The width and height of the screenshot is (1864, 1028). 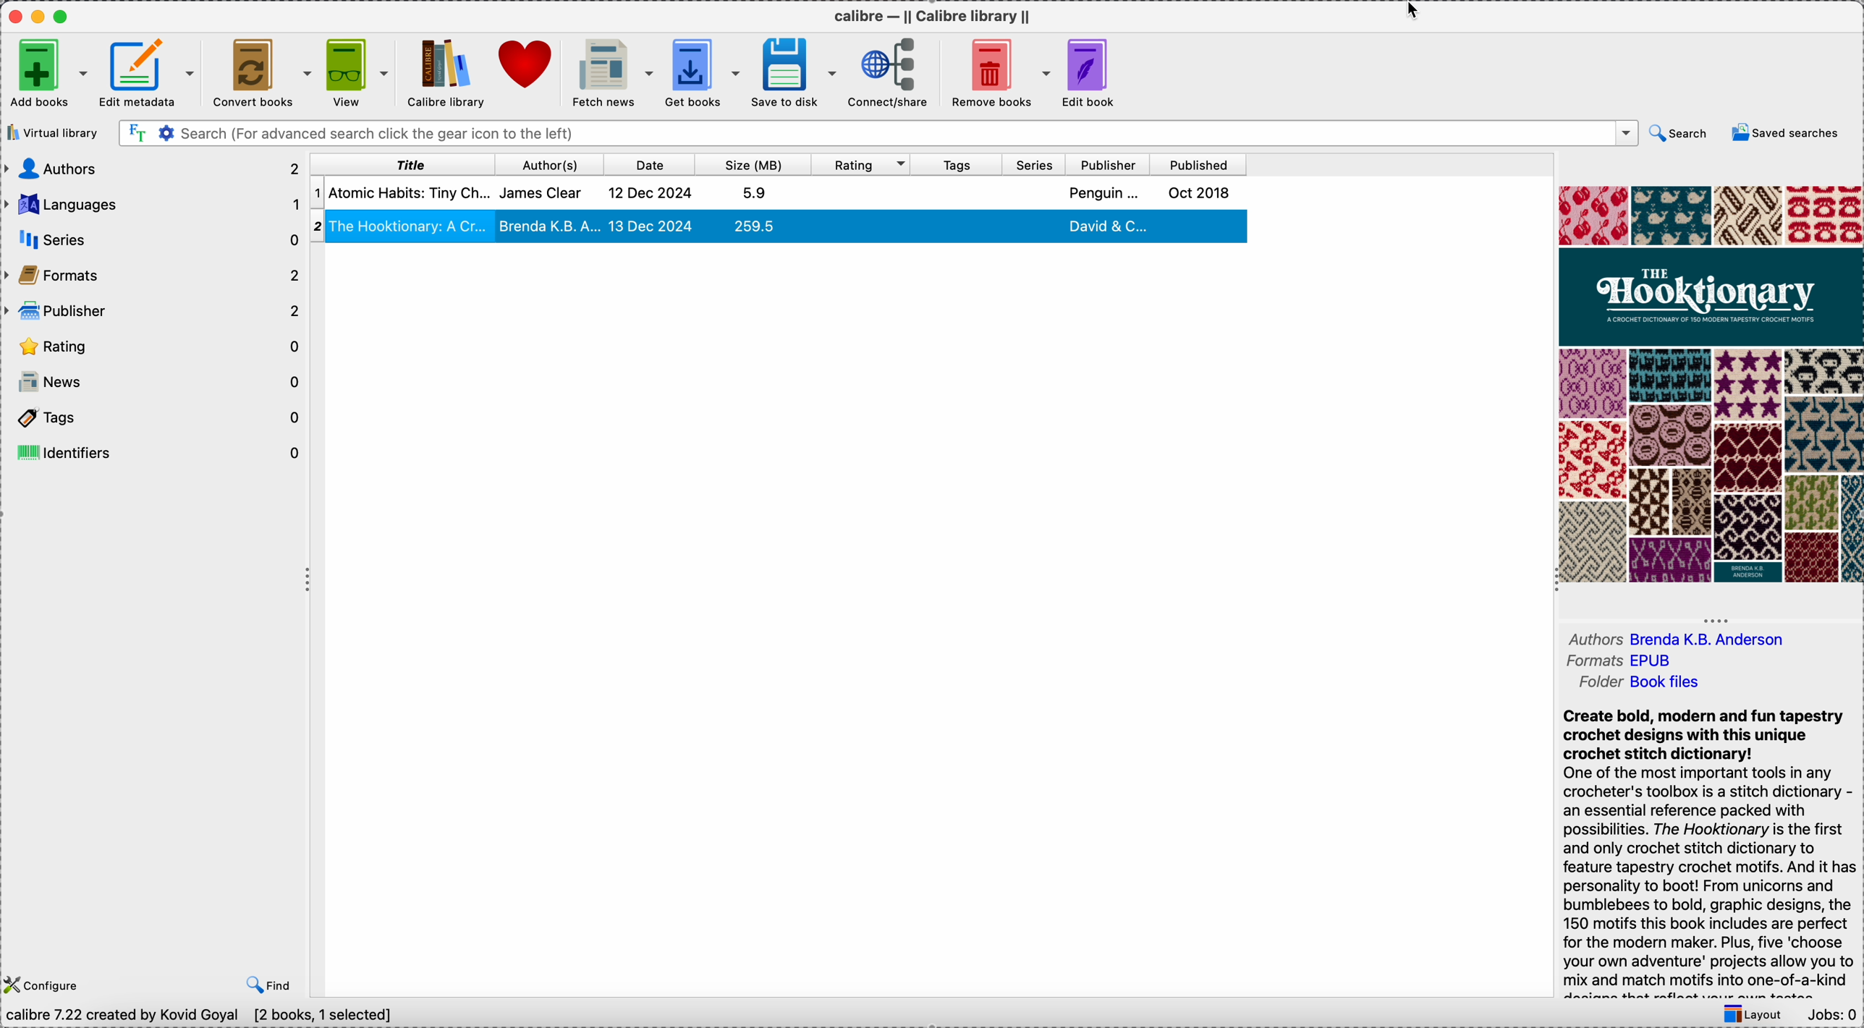 I want to click on search bar, so click(x=878, y=134).